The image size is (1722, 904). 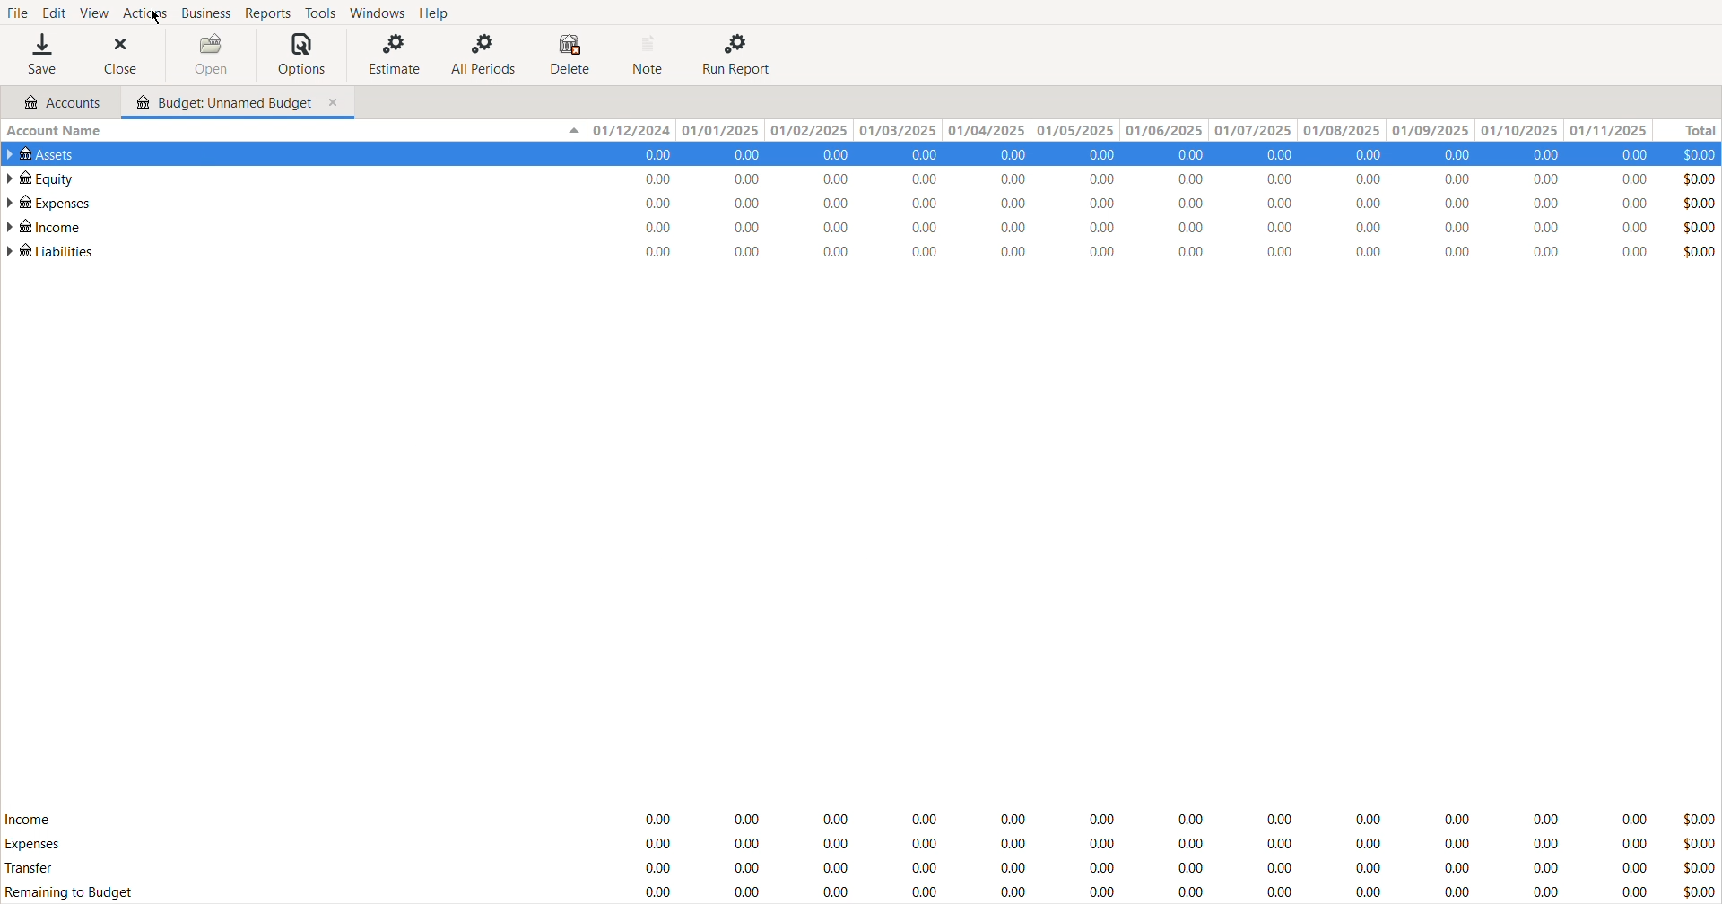 I want to click on Open, so click(x=211, y=55).